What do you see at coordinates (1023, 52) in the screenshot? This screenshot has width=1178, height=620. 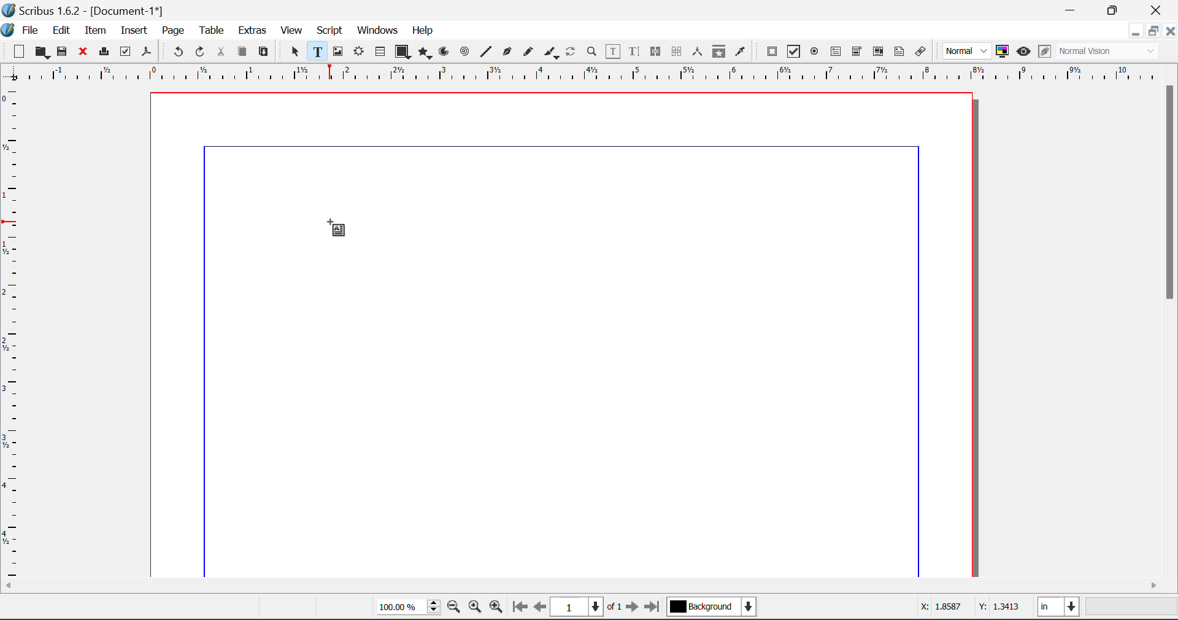 I see `Preview Mode` at bounding box center [1023, 52].